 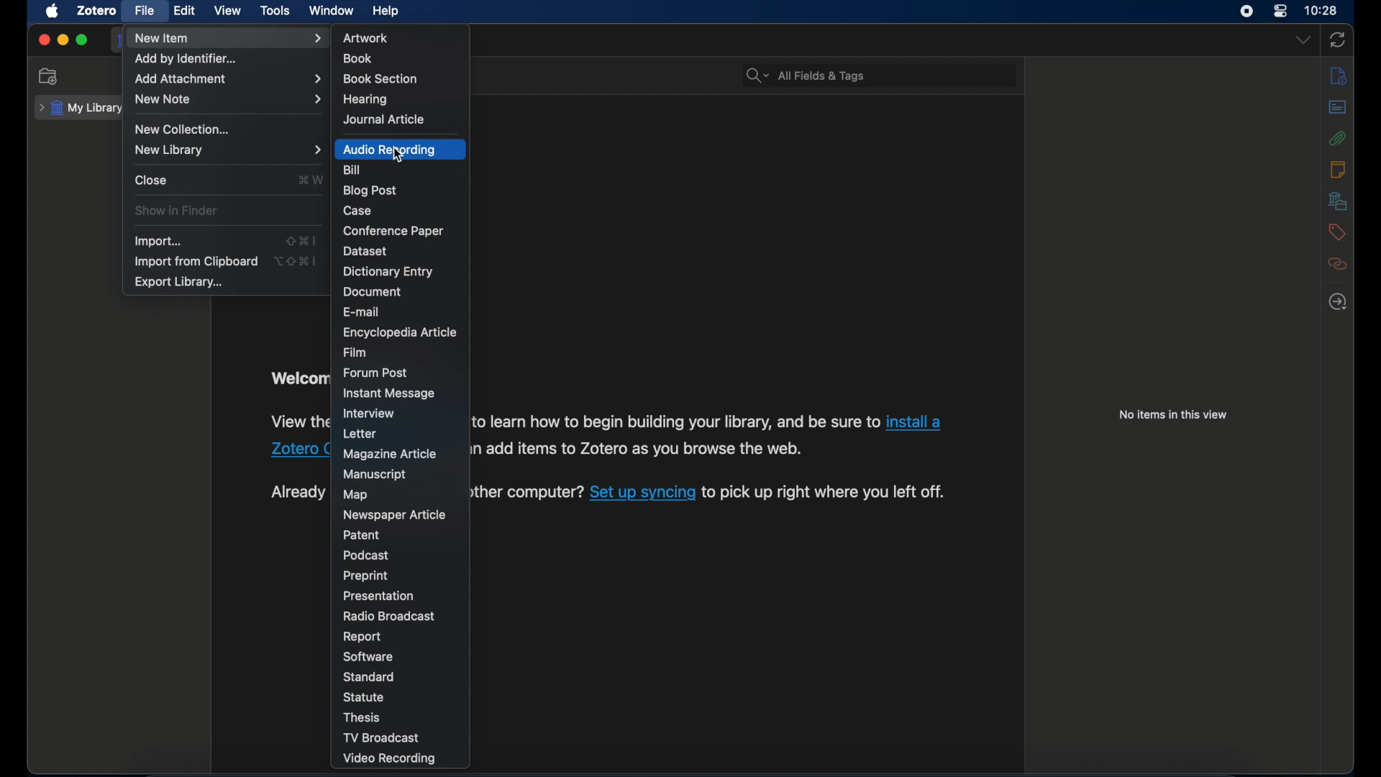 I want to click on blog post, so click(x=370, y=191).